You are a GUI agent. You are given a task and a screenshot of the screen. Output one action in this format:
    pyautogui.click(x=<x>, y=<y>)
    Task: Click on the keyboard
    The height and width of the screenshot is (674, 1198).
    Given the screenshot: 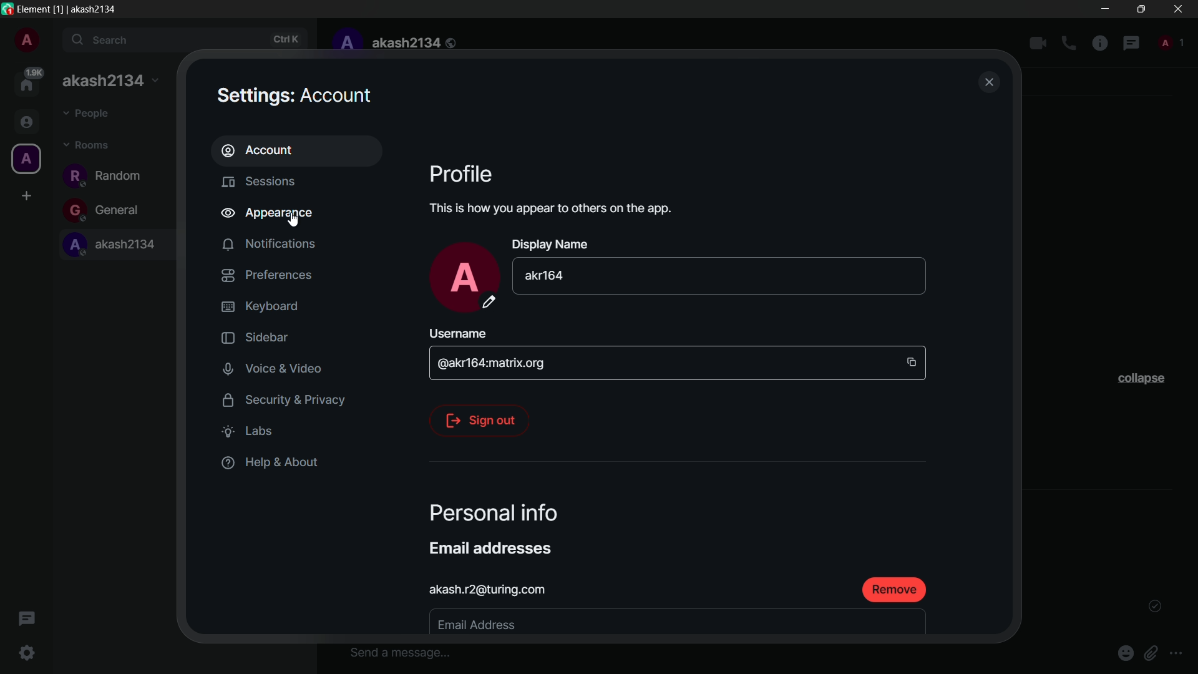 What is the action you would take?
    pyautogui.click(x=260, y=306)
    